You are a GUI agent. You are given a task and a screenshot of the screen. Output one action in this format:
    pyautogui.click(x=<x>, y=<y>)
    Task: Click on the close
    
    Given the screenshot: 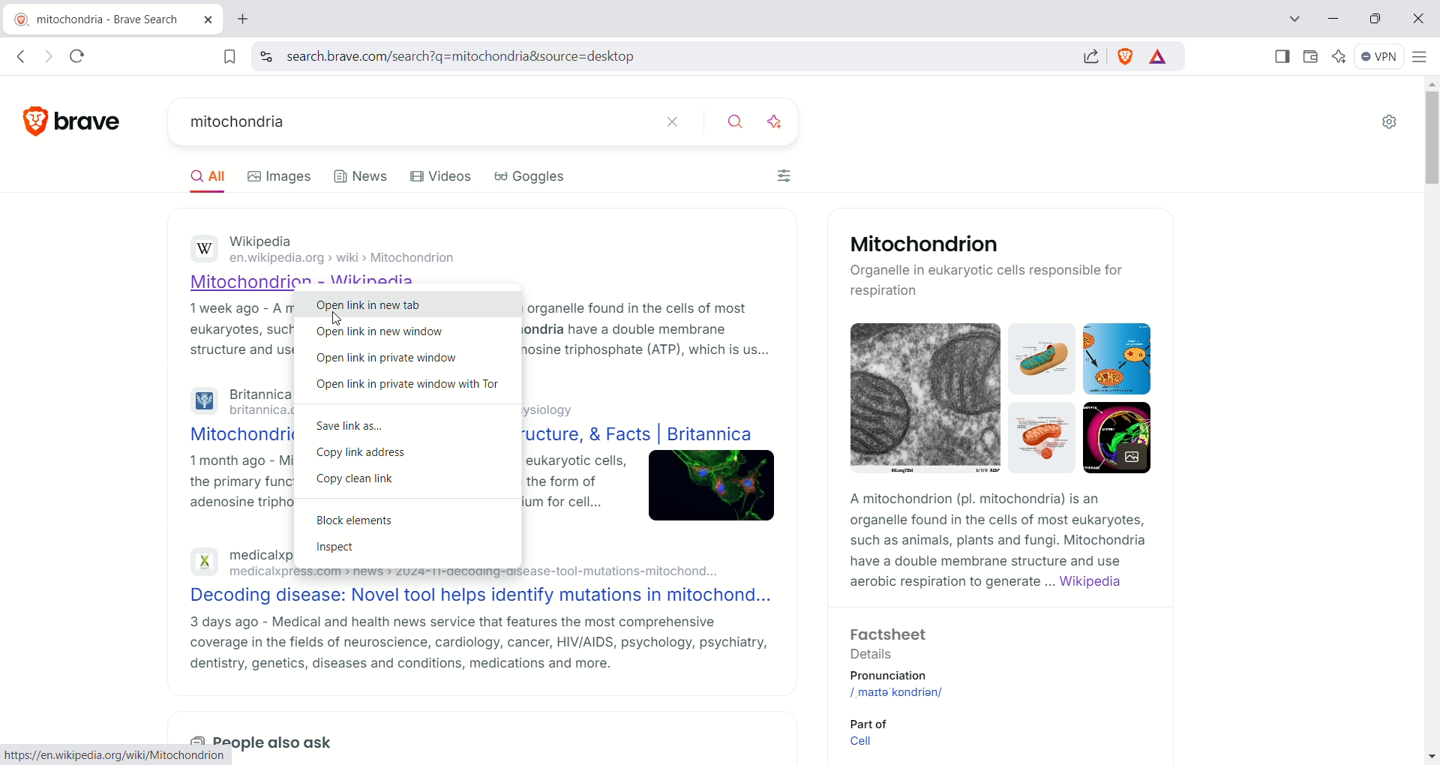 What is the action you would take?
    pyautogui.click(x=205, y=20)
    